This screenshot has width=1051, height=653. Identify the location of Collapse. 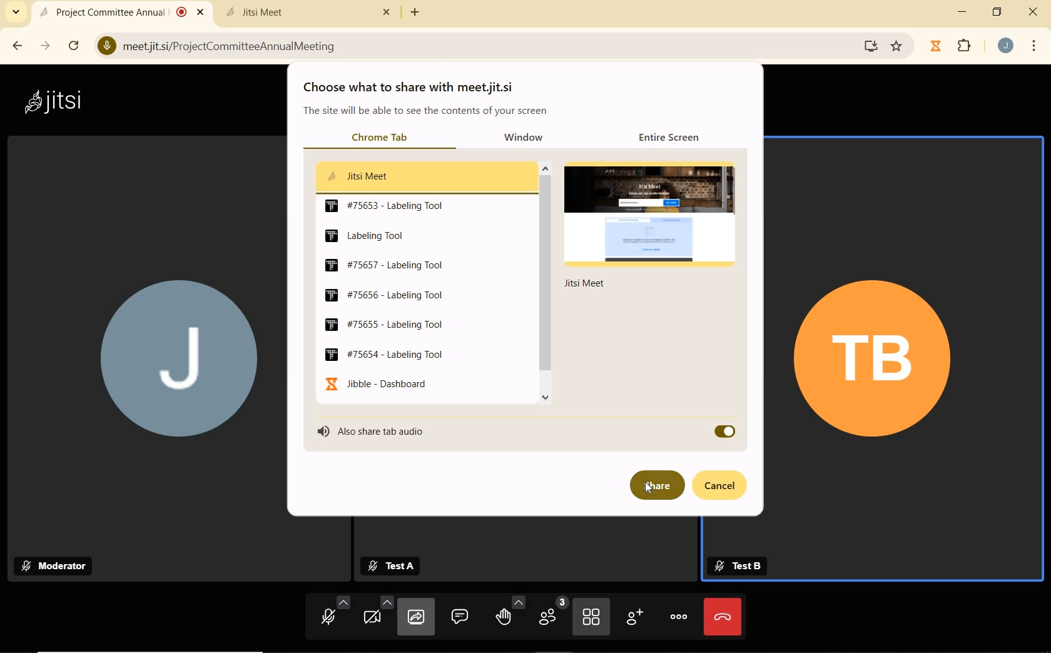
(16, 13).